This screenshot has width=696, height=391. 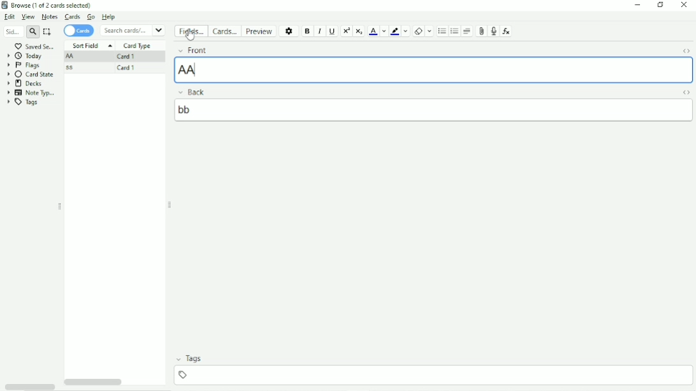 I want to click on Restore down, so click(x=661, y=6).